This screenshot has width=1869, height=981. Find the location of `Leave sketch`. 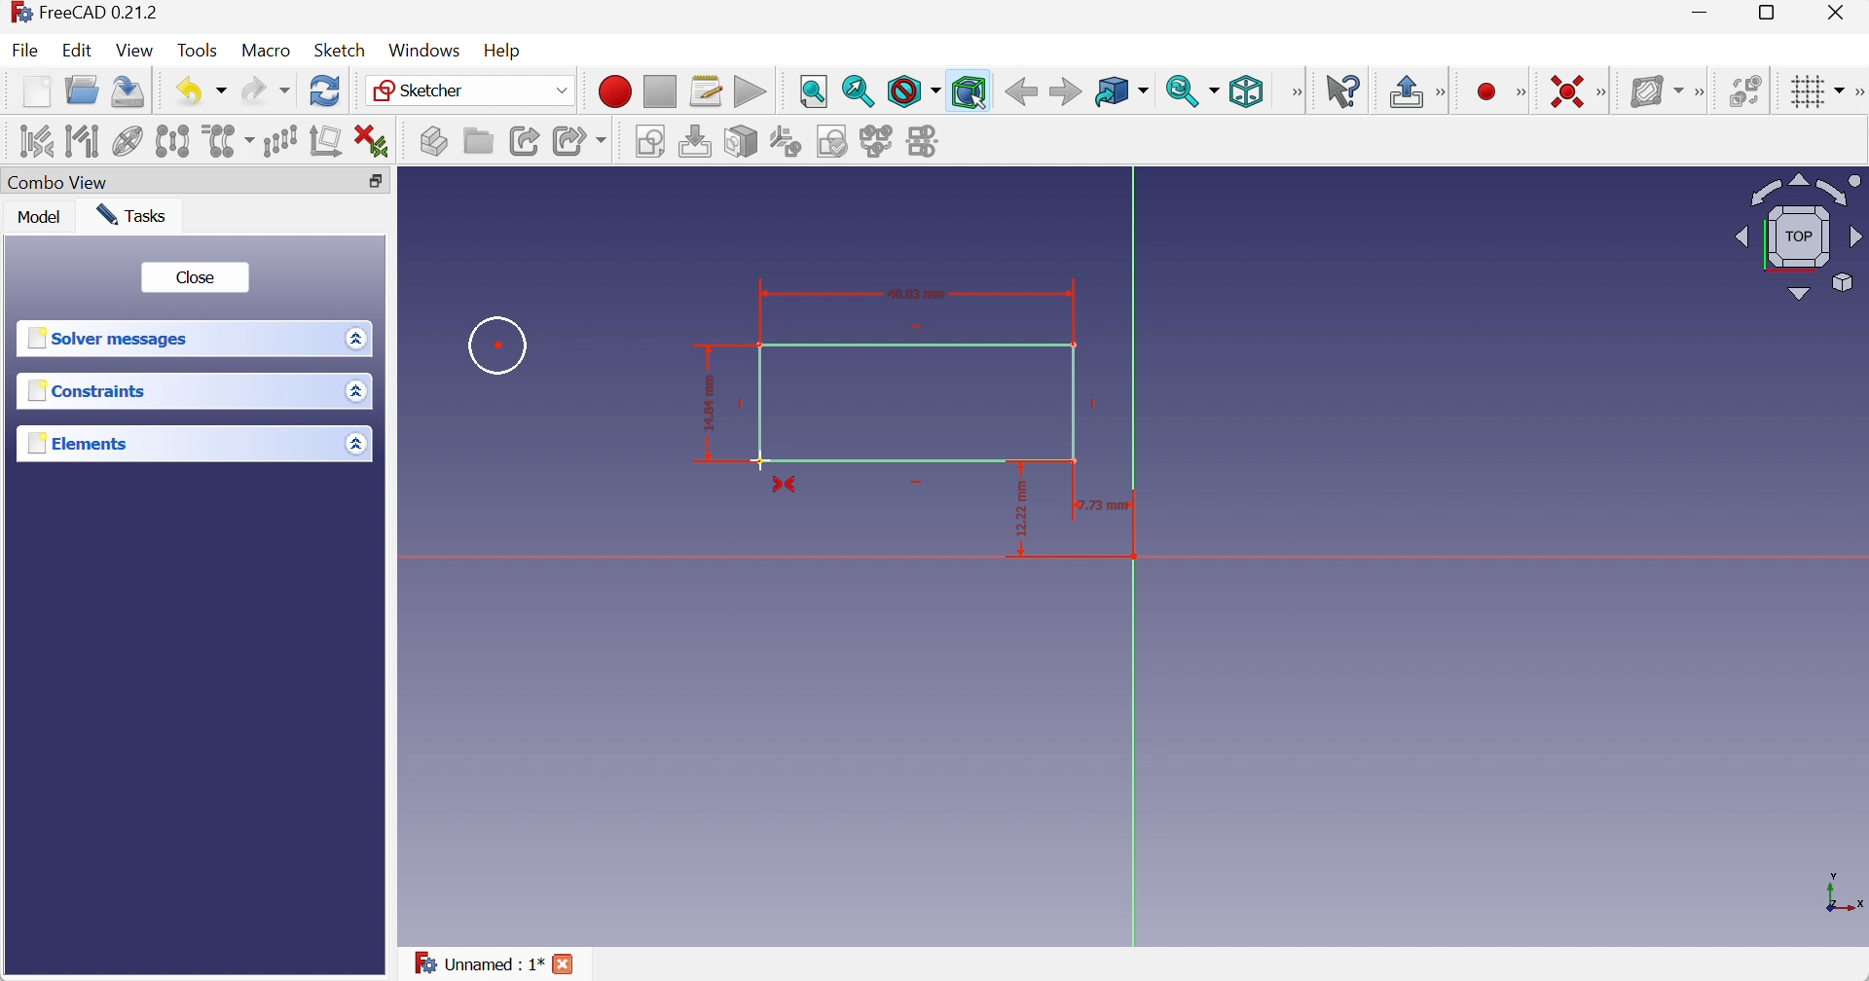

Leave sketch is located at coordinates (1407, 92).